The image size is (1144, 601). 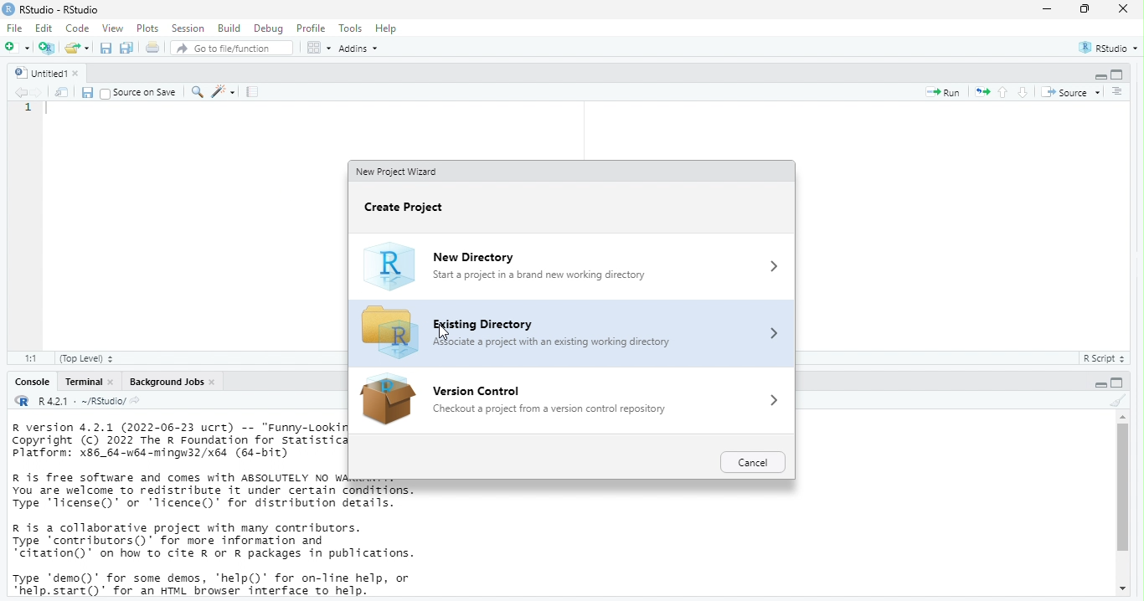 I want to click on icon for existing directory, so click(x=383, y=331).